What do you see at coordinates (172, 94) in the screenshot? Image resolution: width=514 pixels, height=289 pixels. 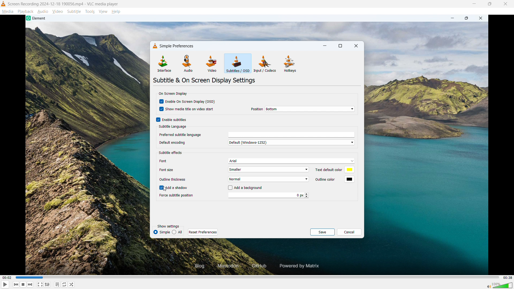 I see `on screen display ` at bounding box center [172, 94].